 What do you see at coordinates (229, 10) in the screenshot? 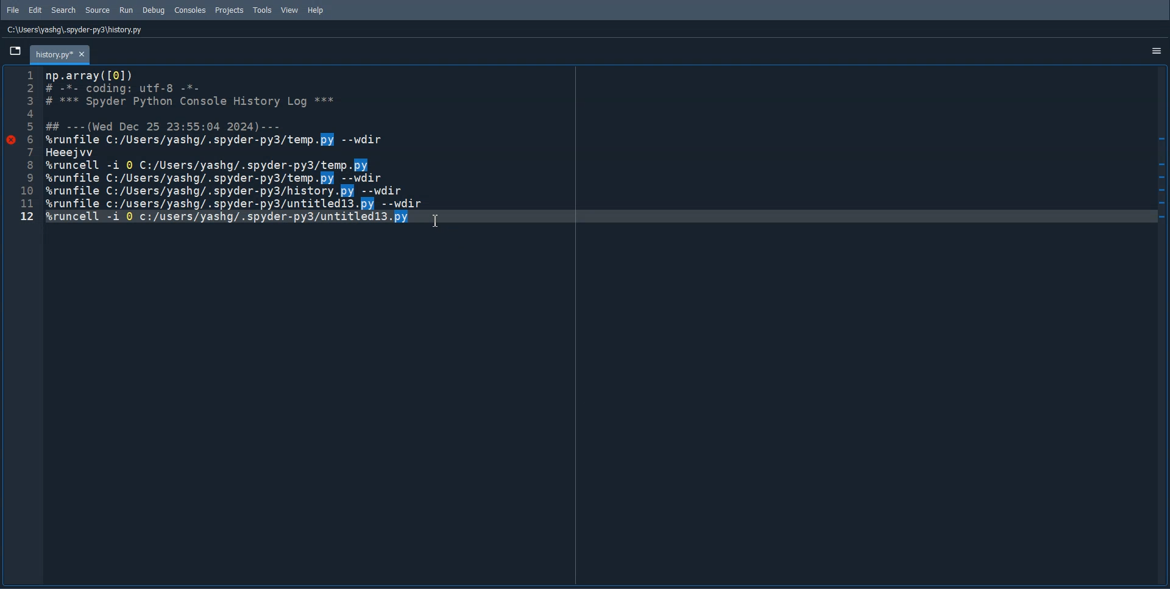
I see `Projects` at bounding box center [229, 10].